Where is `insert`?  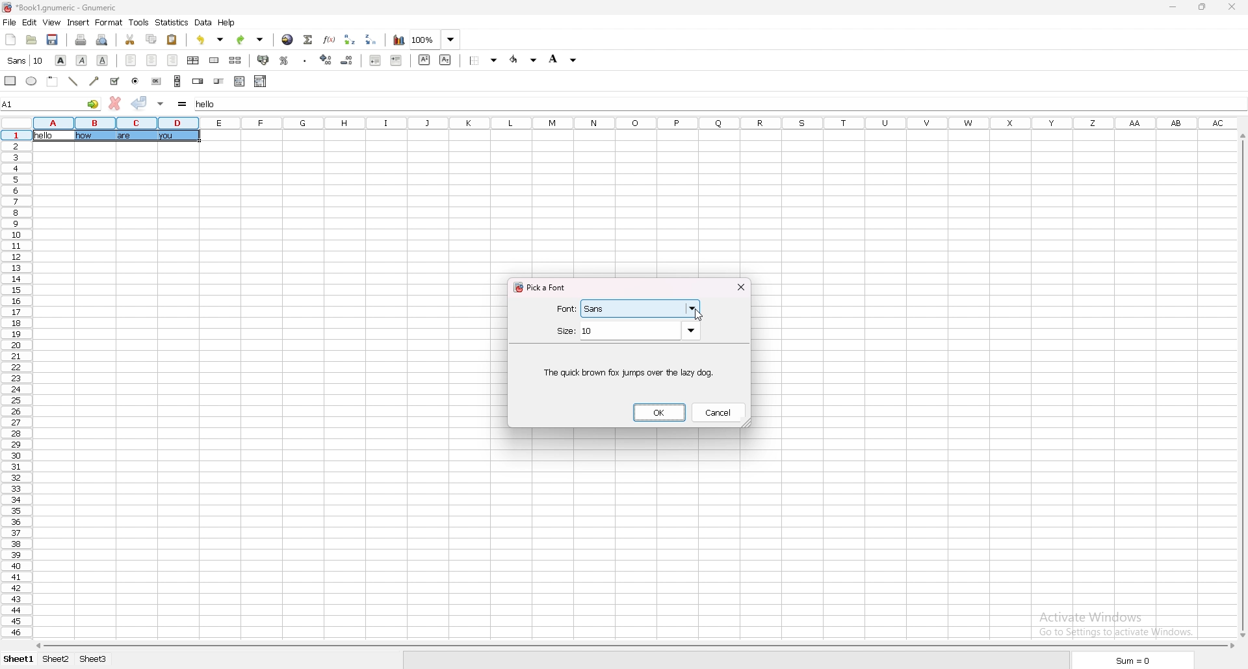 insert is located at coordinates (79, 21).